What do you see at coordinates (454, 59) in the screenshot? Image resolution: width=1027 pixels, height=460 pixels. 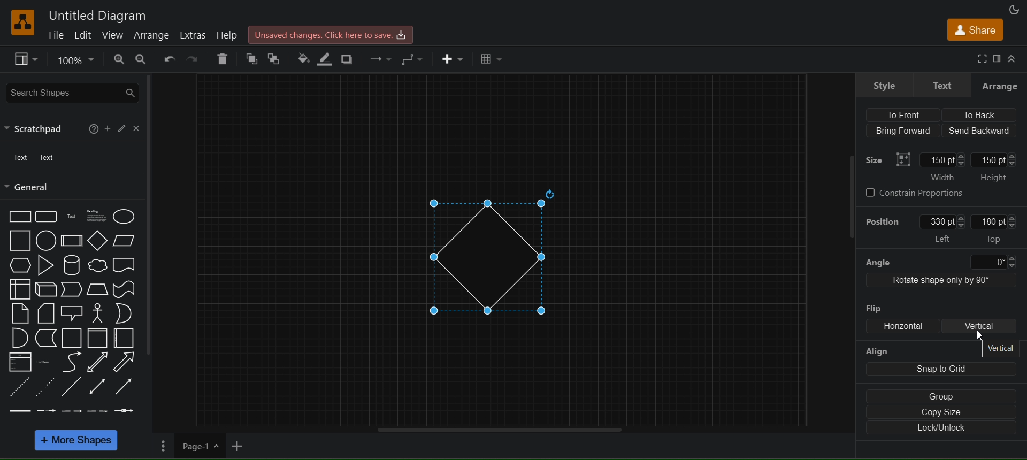 I see `insert` at bounding box center [454, 59].